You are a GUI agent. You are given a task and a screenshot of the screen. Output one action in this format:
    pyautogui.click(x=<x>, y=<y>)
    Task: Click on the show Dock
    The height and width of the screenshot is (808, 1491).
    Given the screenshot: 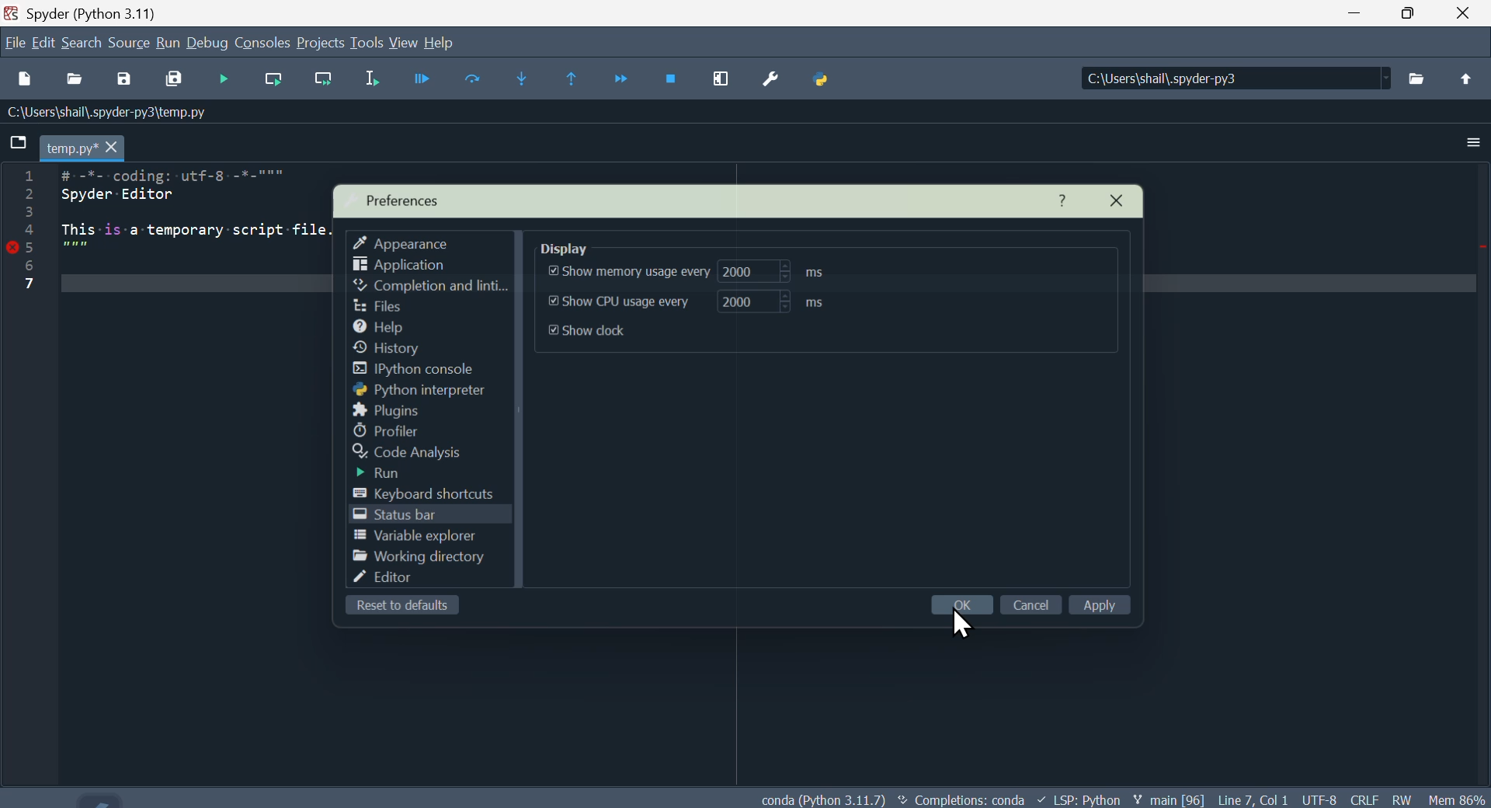 What is the action you would take?
    pyautogui.click(x=605, y=334)
    